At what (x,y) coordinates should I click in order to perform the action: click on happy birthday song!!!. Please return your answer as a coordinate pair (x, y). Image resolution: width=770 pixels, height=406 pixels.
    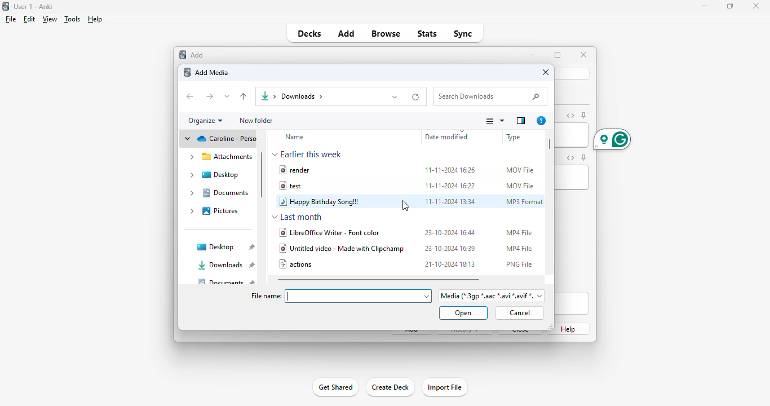
    Looking at the image, I should click on (321, 201).